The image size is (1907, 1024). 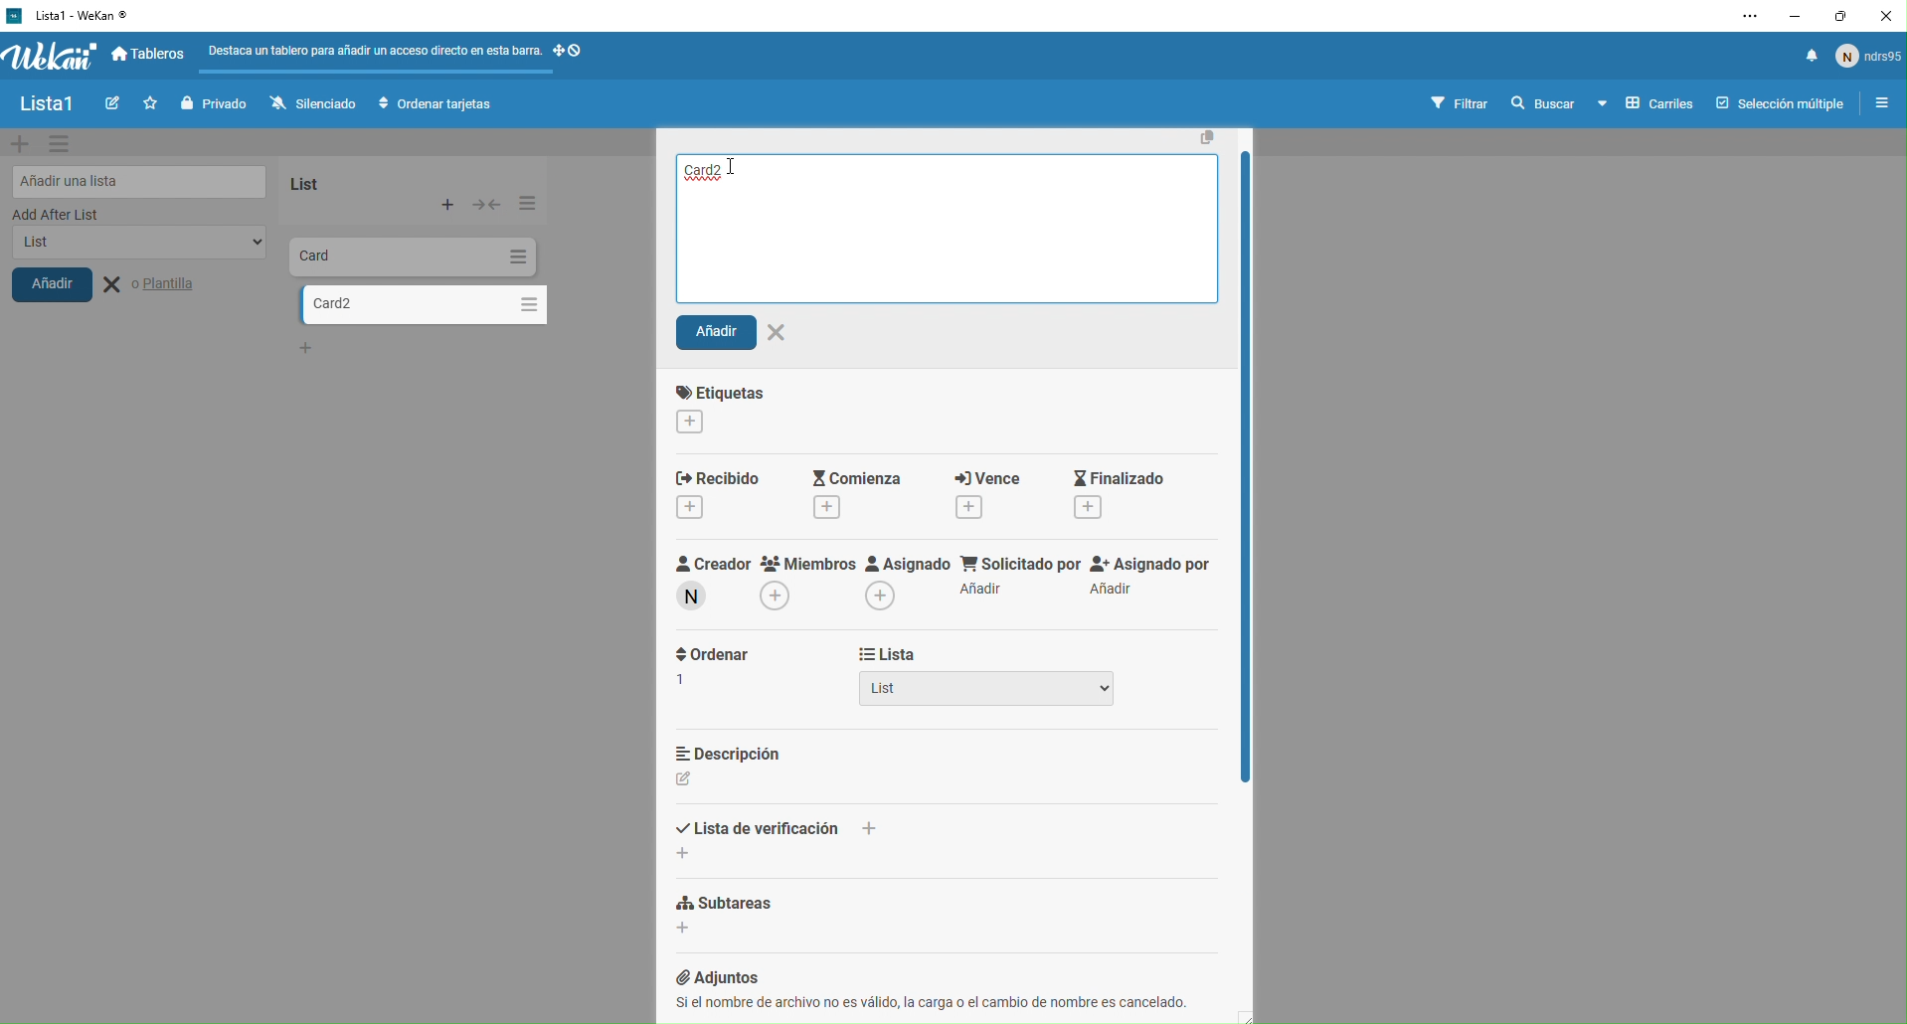 What do you see at coordinates (1204, 134) in the screenshot?
I see `Copy` at bounding box center [1204, 134].